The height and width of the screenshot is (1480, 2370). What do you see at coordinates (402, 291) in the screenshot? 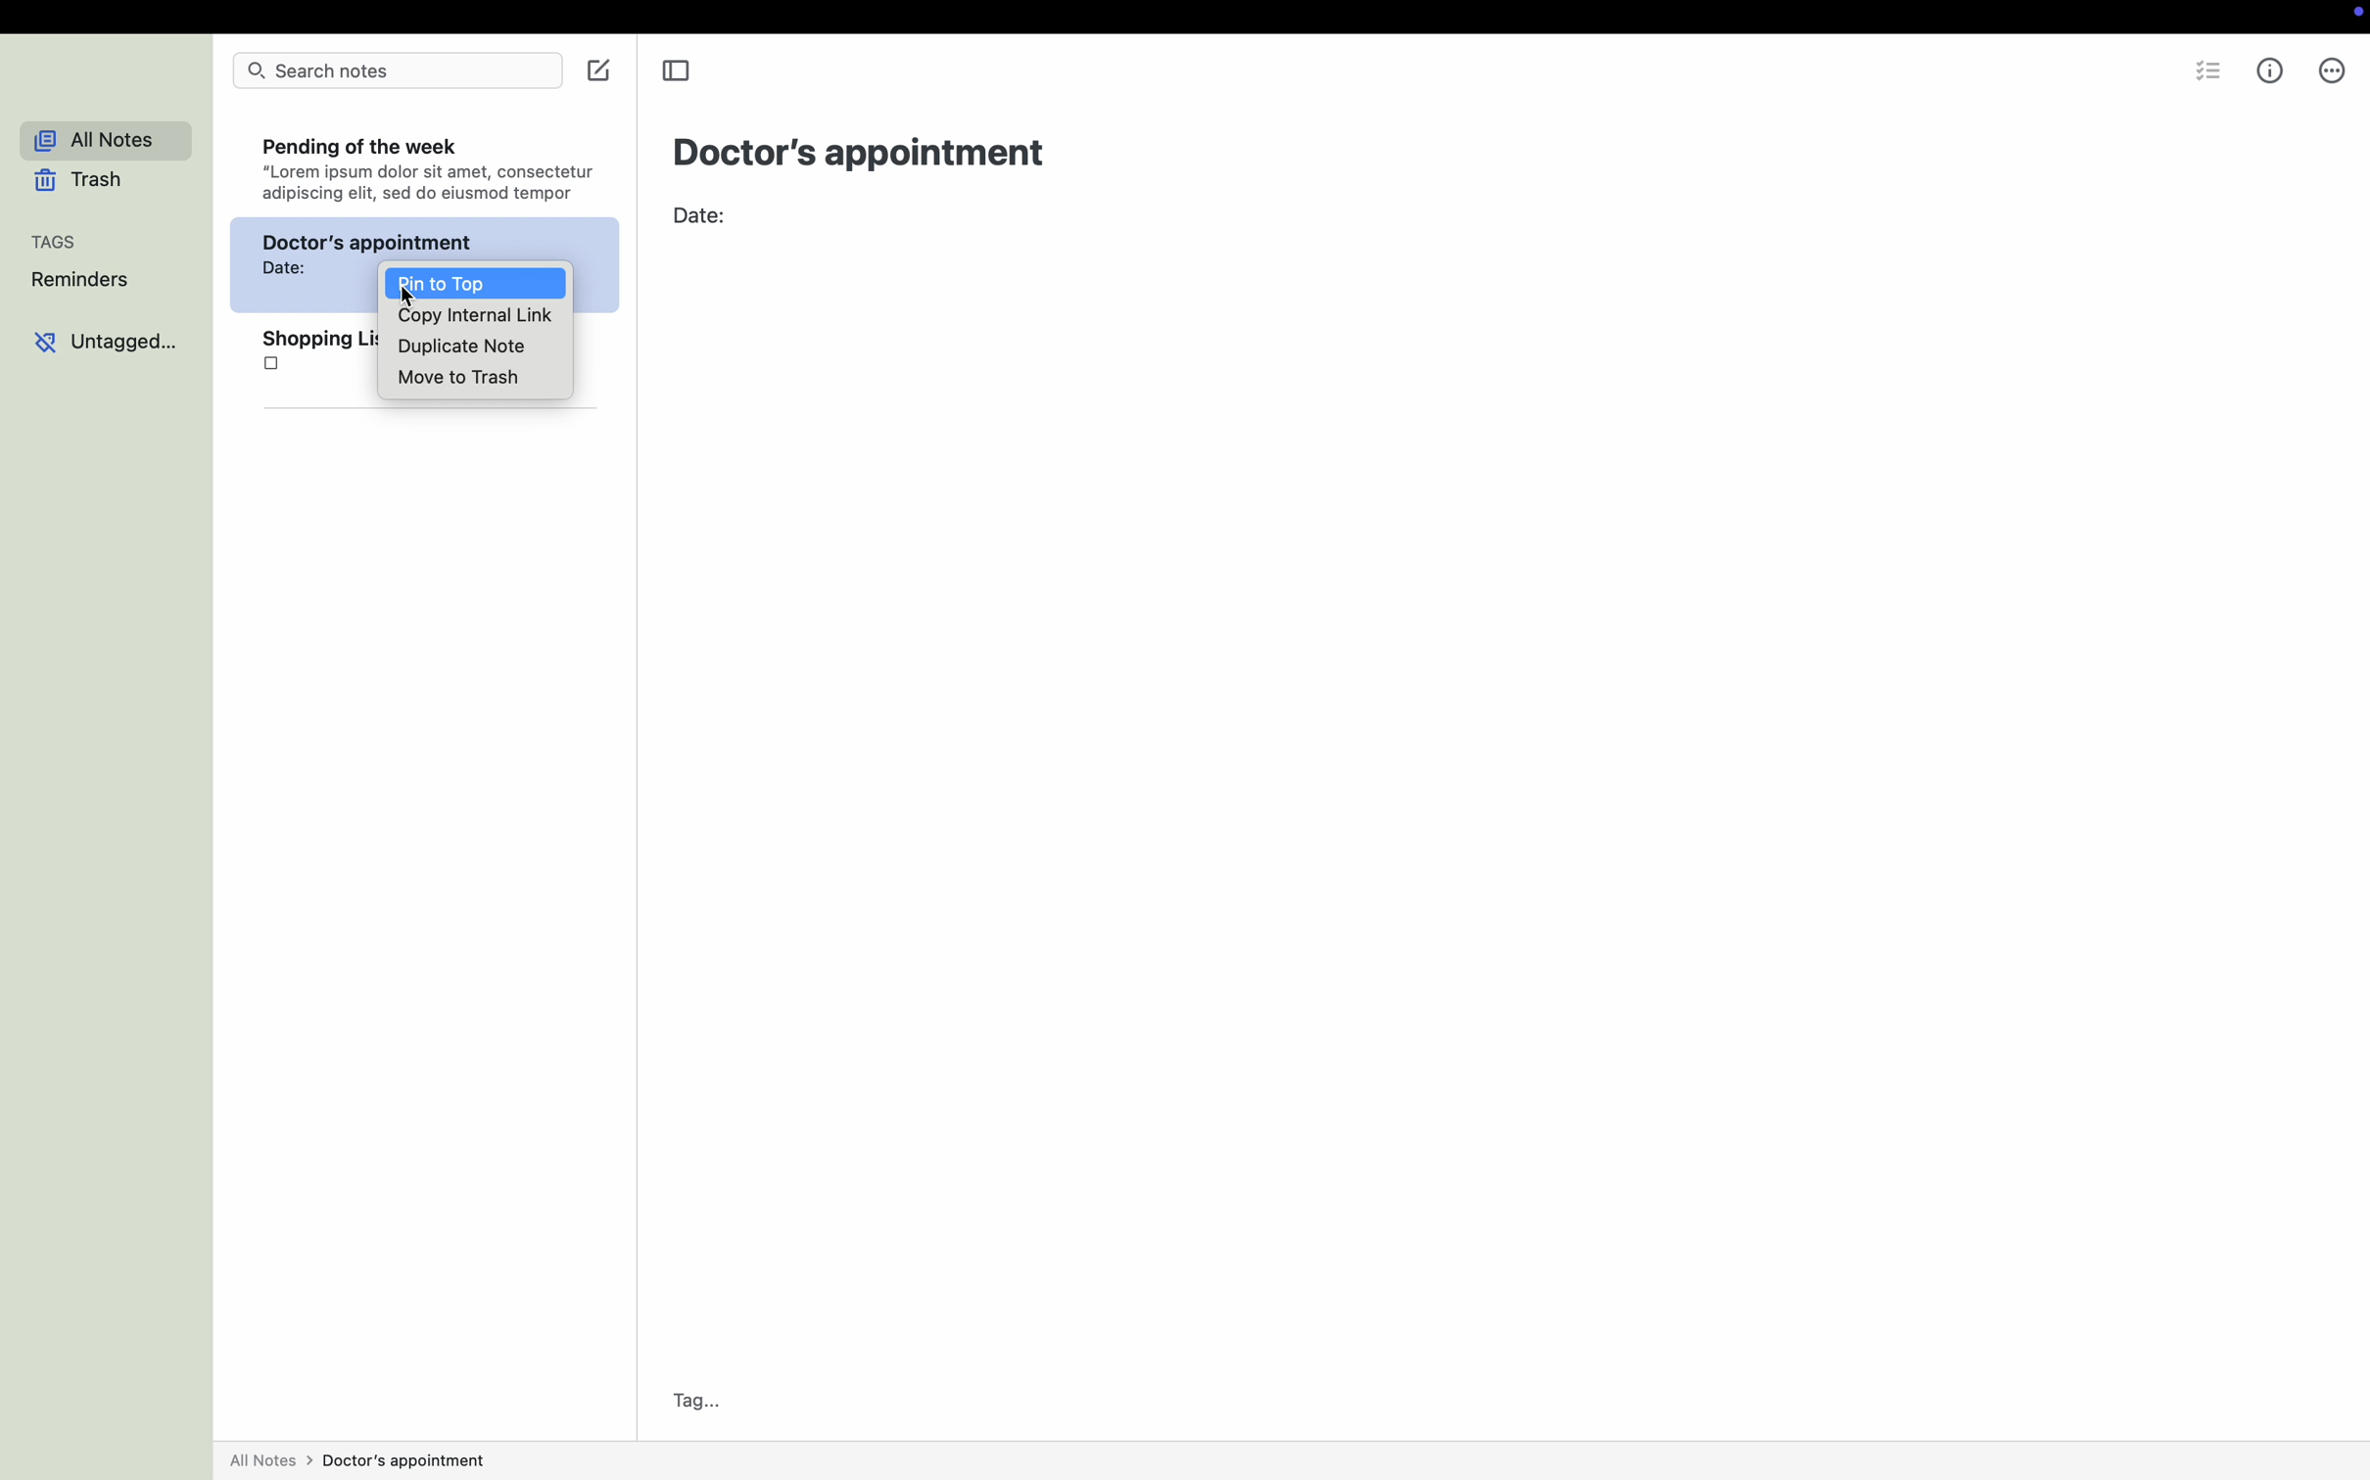
I see `cursor` at bounding box center [402, 291].